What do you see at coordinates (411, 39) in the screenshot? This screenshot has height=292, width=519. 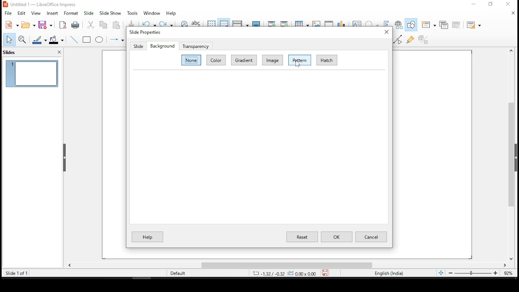 I see `show gluepoint functions` at bounding box center [411, 39].